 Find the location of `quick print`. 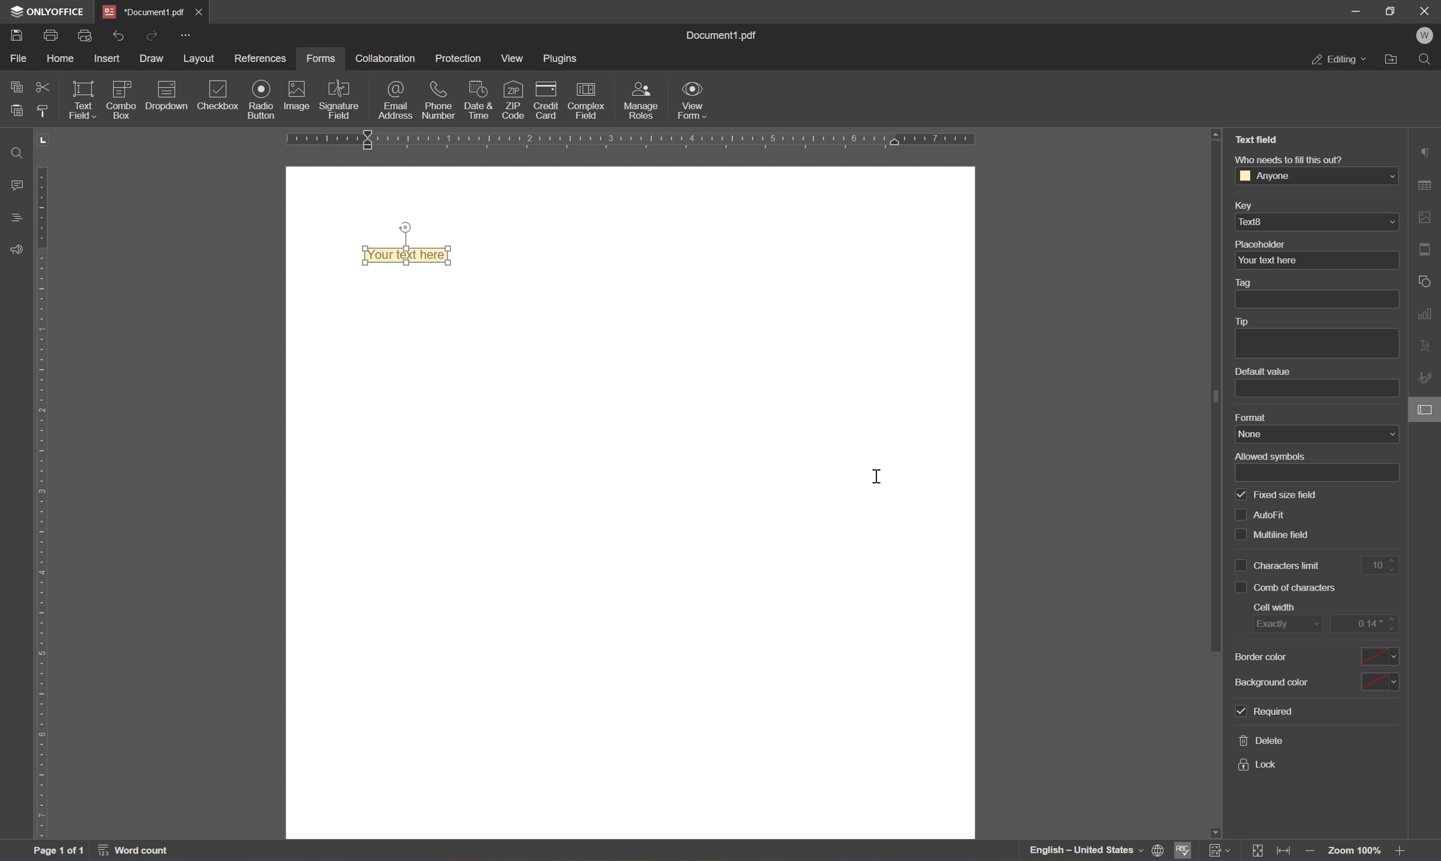

quick print is located at coordinates (88, 36).